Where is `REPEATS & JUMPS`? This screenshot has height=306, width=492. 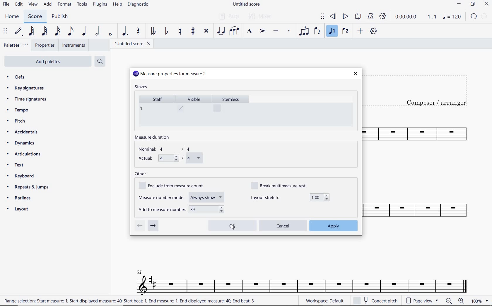
REPEATS & JUMPS is located at coordinates (28, 188).